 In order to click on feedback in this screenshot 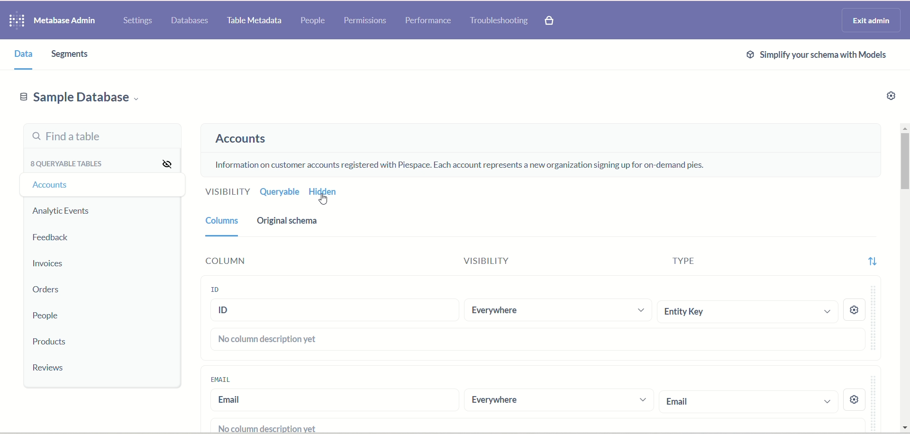, I will do `click(51, 240)`.